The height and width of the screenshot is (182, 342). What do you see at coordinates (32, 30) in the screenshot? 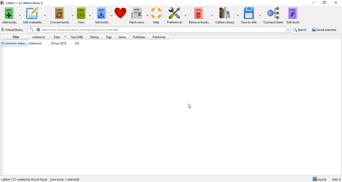
I see `full text search` at bounding box center [32, 30].